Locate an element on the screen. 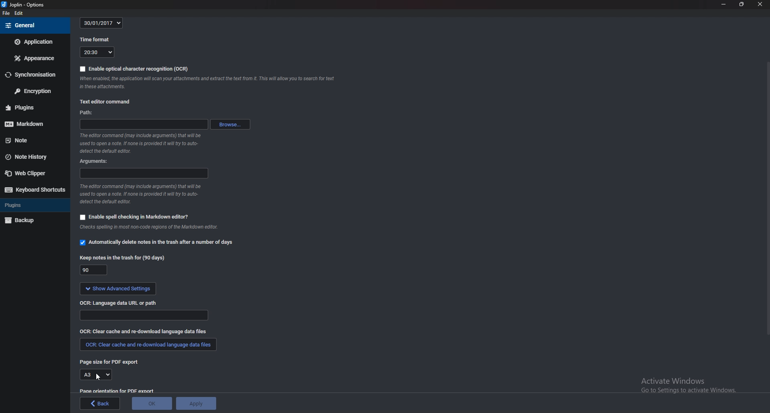  Time format is located at coordinates (96, 40).